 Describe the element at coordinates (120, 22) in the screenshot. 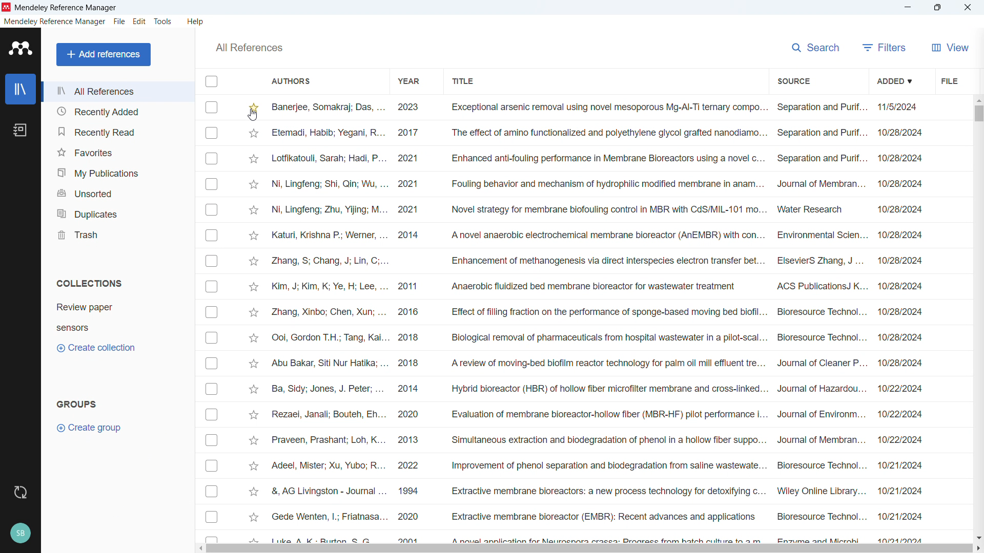

I see `file` at that location.